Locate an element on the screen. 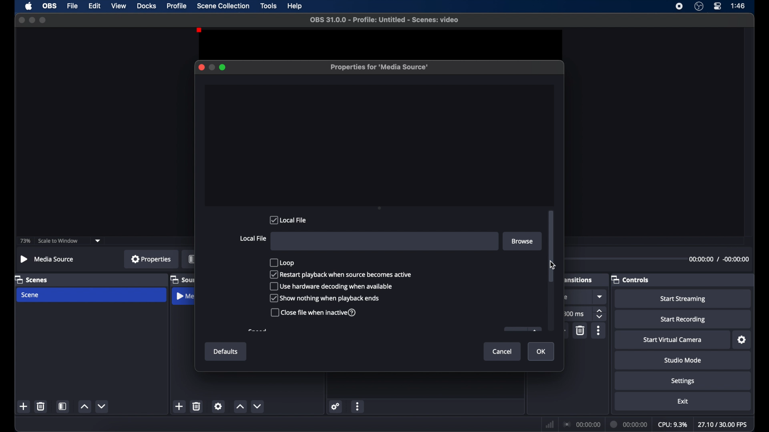 The width and height of the screenshot is (769, 432). more options is located at coordinates (358, 407).